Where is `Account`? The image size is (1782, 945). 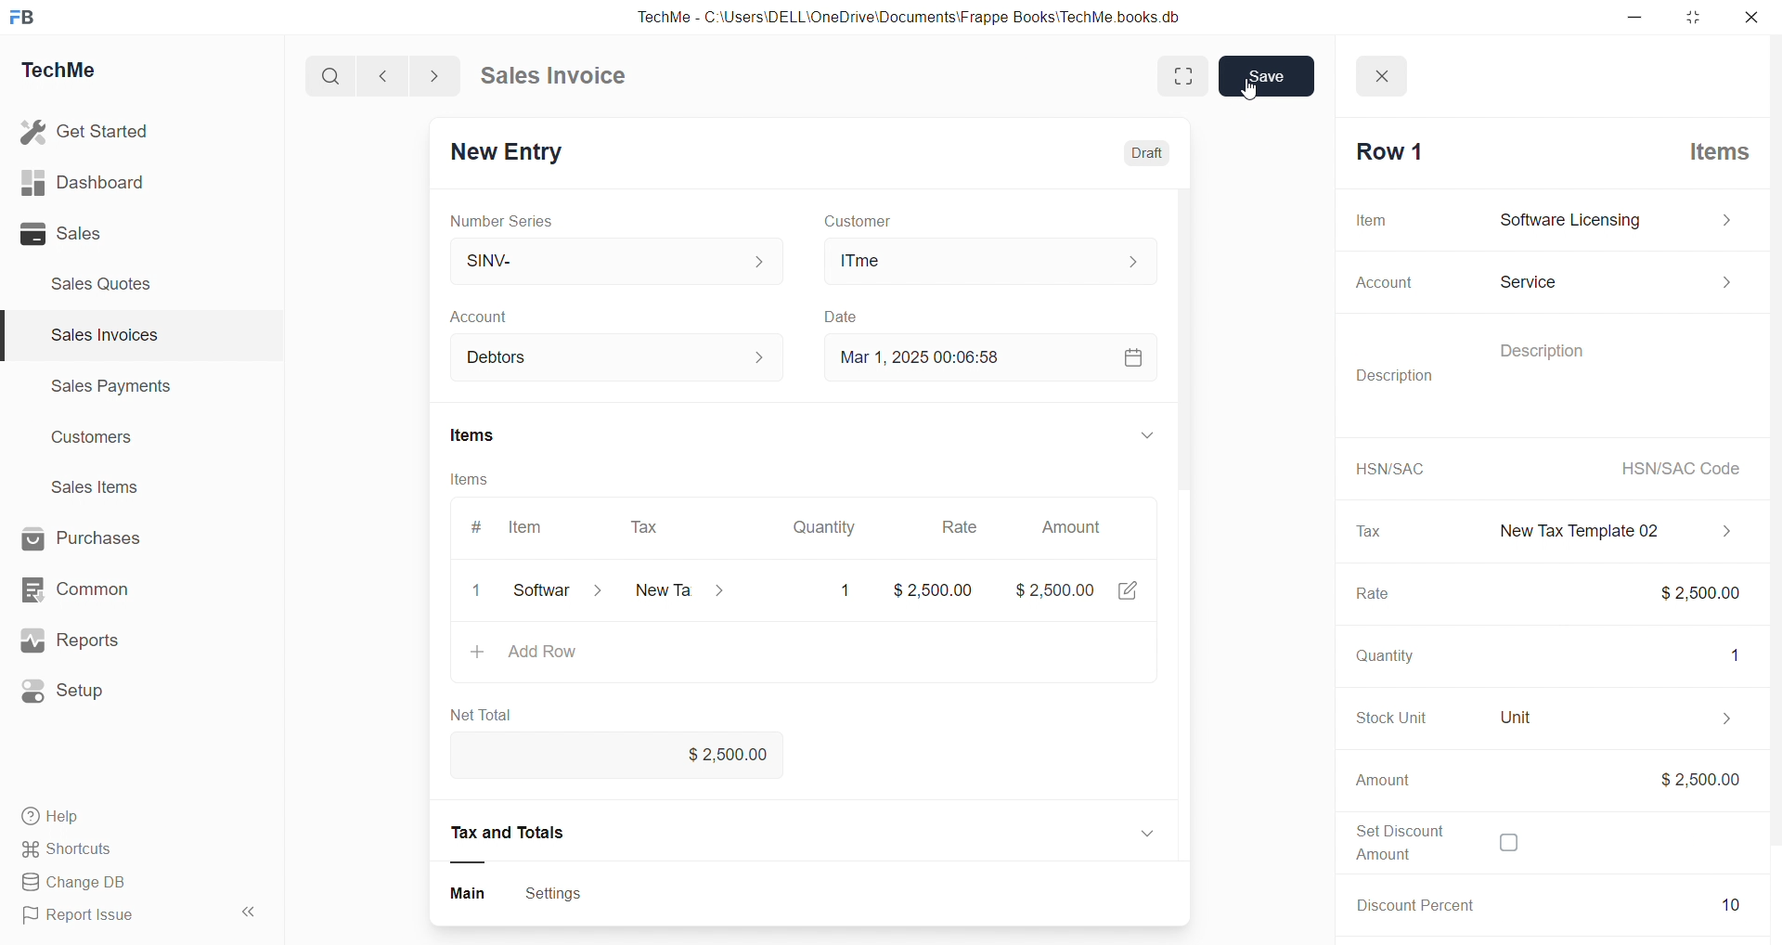 Account is located at coordinates (1376, 283).